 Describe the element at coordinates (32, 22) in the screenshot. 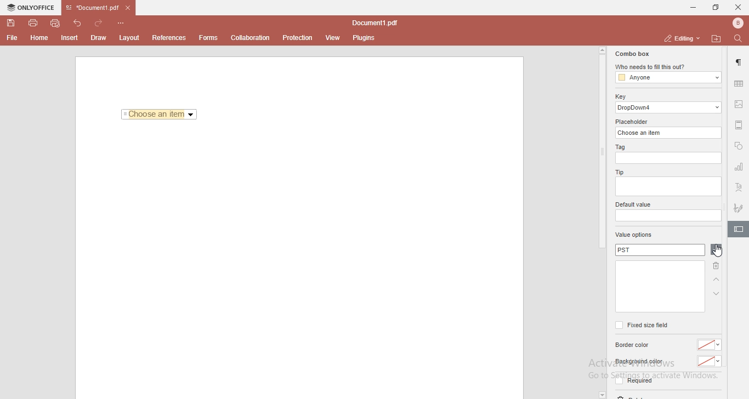

I see `print` at that location.